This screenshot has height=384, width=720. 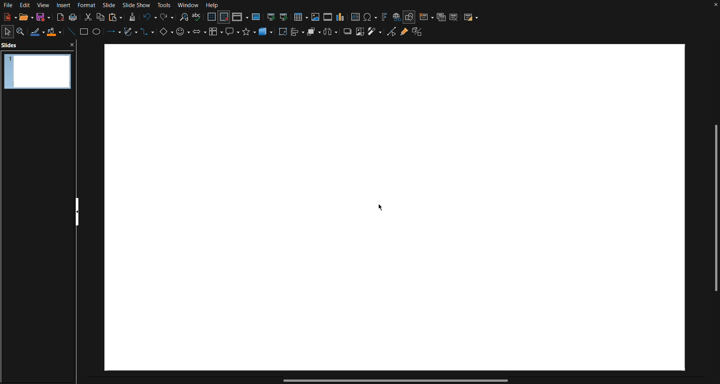 I want to click on Slide Show, so click(x=138, y=5).